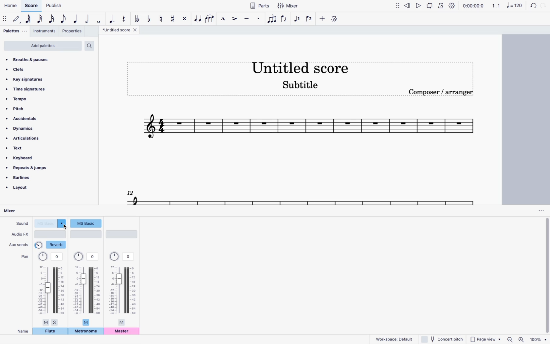 The height and width of the screenshot is (344, 550). Describe the element at coordinates (398, 5) in the screenshot. I see `move` at that location.